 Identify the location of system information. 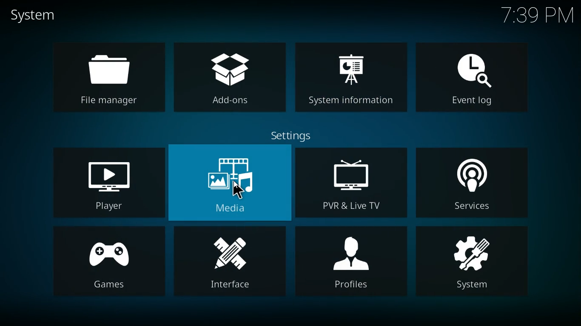
(353, 75).